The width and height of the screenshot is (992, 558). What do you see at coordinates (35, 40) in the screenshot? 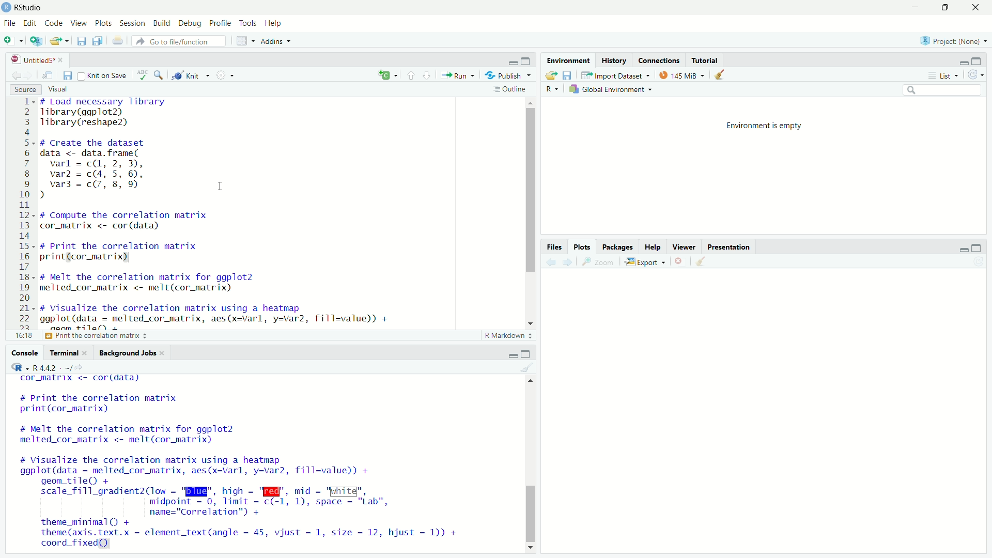
I see `create new project` at bounding box center [35, 40].